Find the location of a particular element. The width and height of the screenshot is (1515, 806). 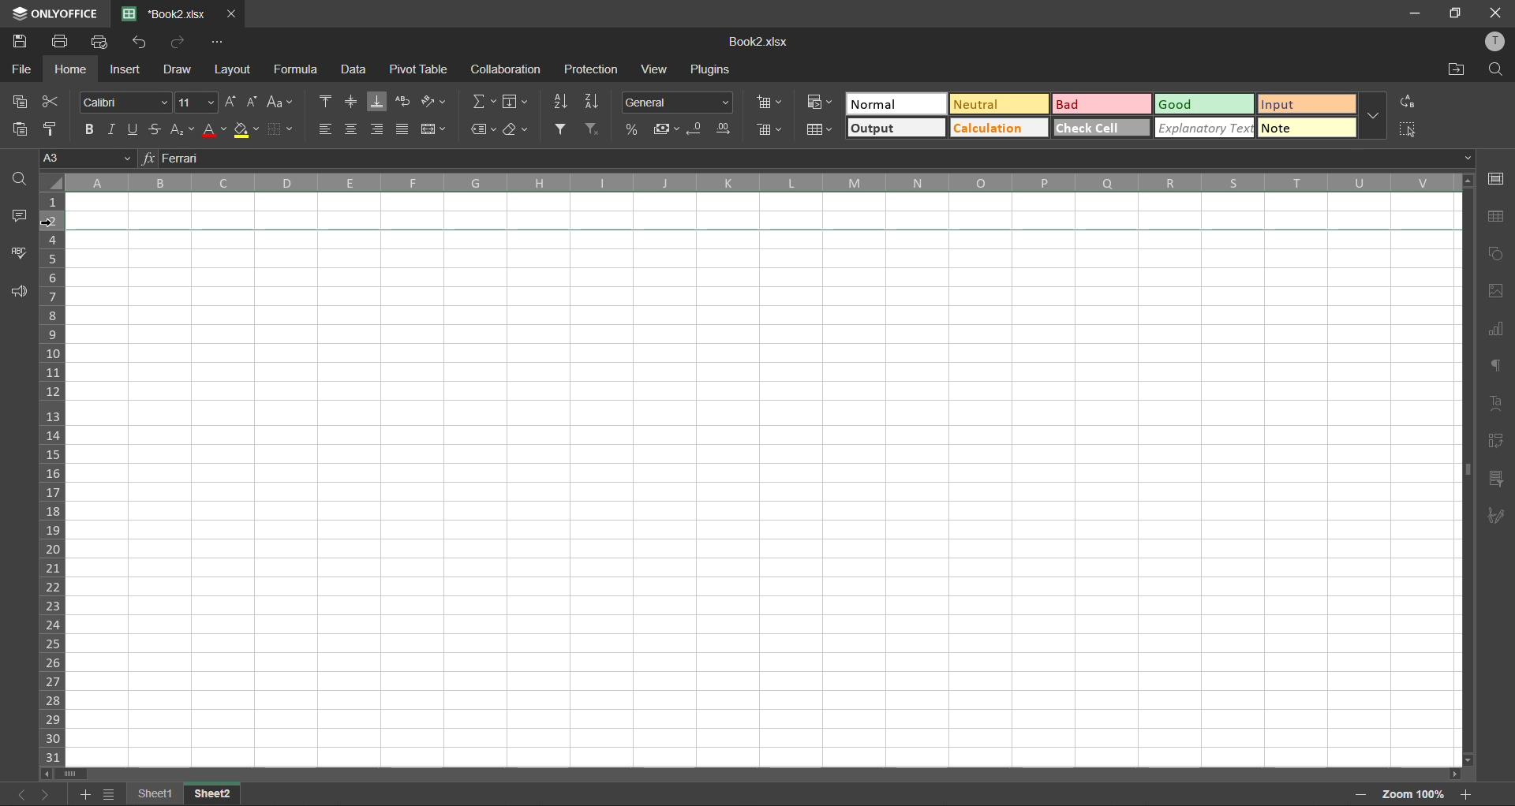

font color is located at coordinates (211, 129).